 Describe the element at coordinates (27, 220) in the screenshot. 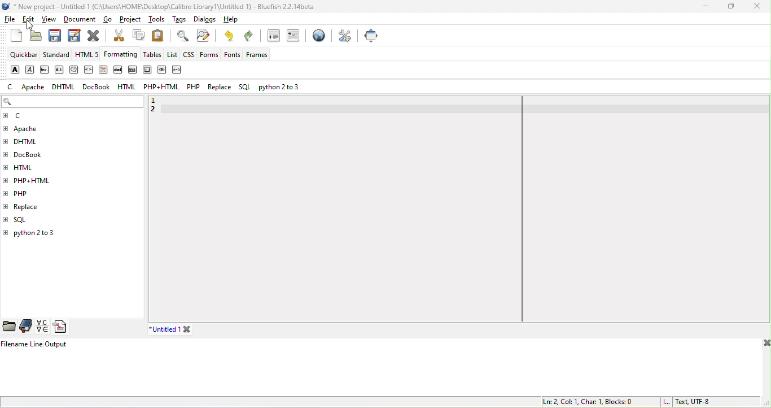

I see `sql` at that location.